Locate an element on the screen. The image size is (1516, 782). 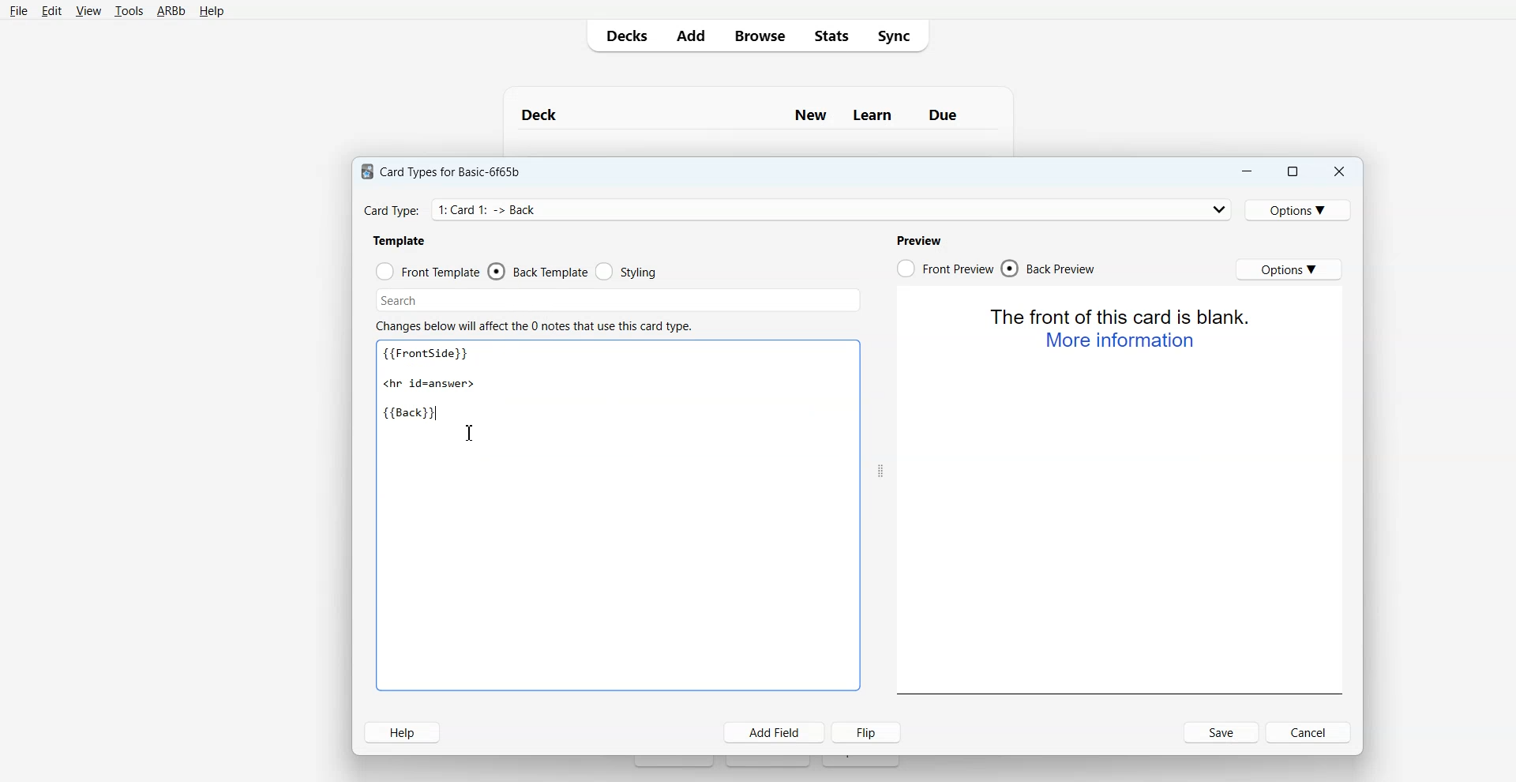
ARBb is located at coordinates (171, 11).